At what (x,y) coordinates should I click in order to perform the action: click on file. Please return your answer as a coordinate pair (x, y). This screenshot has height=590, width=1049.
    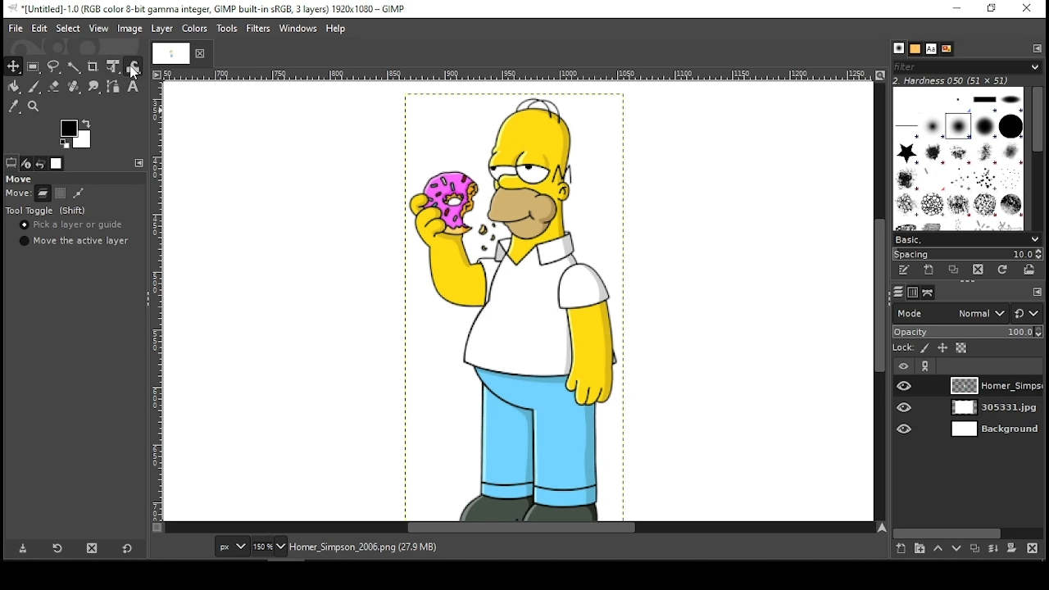
    Looking at the image, I should click on (16, 29).